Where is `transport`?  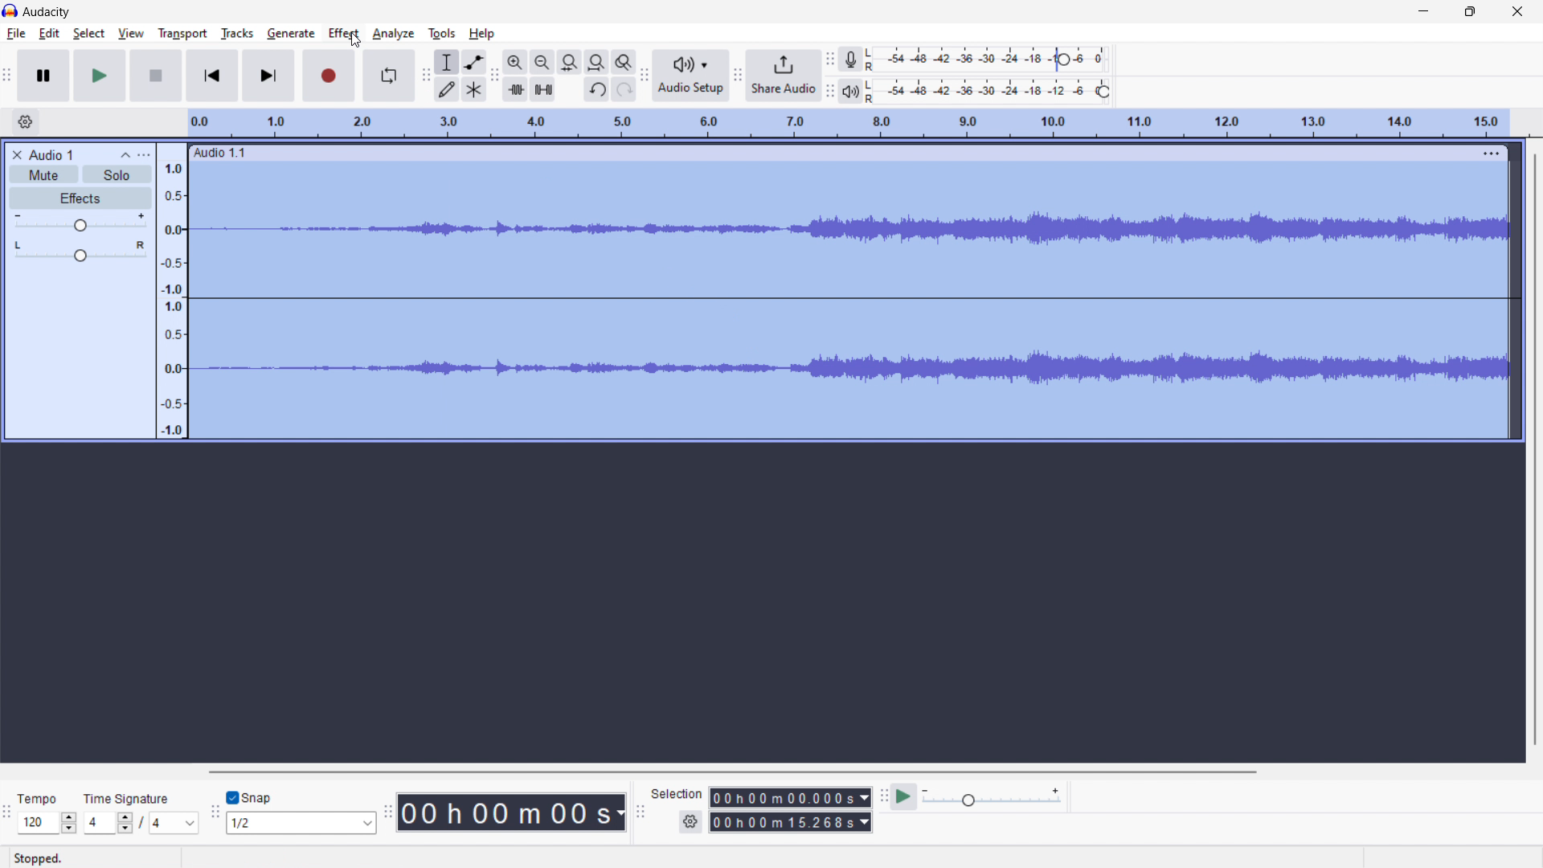
transport is located at coordinates (182, 35).